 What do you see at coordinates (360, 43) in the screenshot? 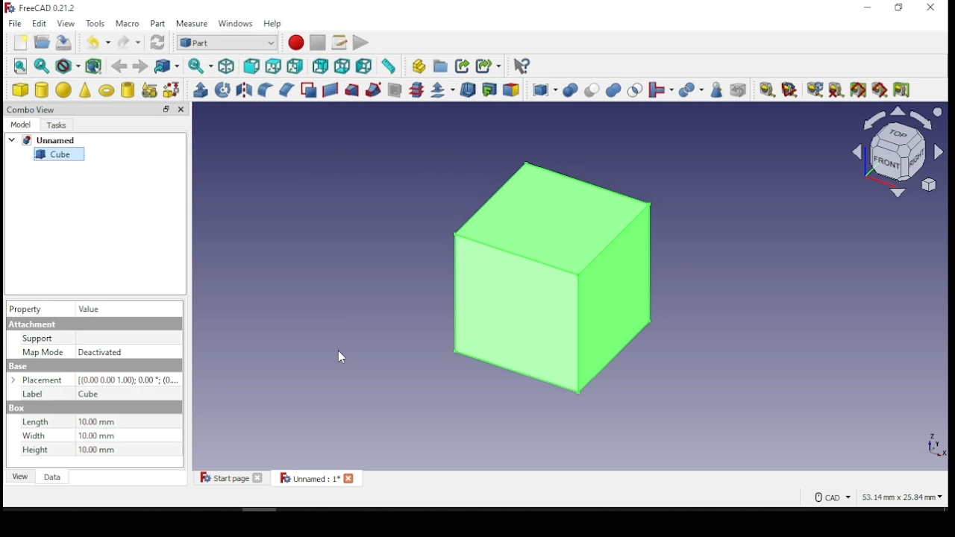
I see `execute macro` at bounding box center [360, 43].